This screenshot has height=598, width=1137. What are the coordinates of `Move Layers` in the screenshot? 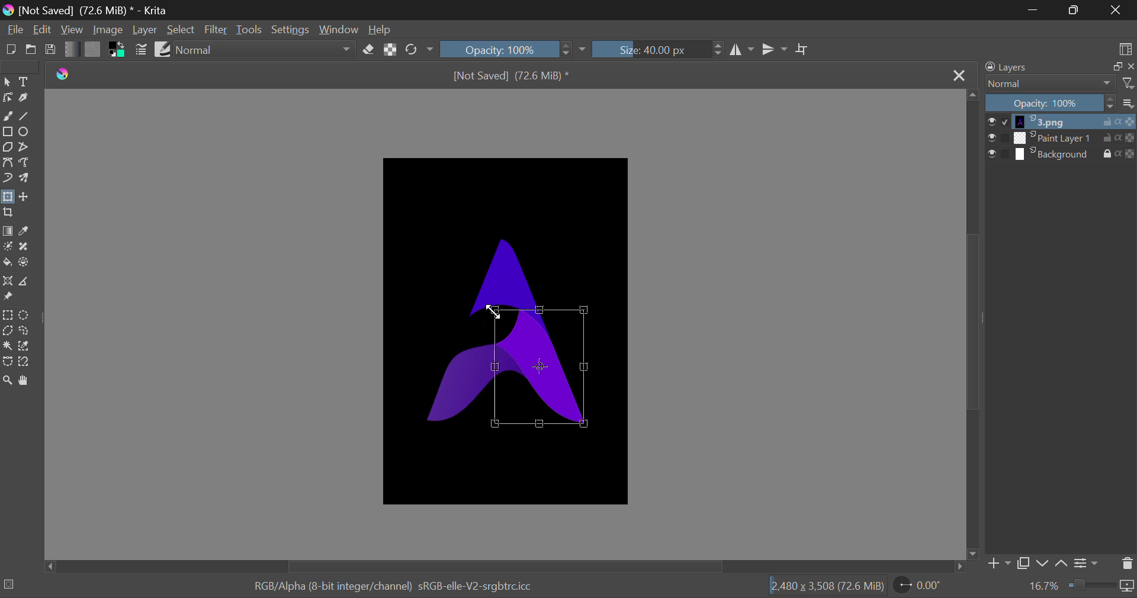 It's located at (25, 198).